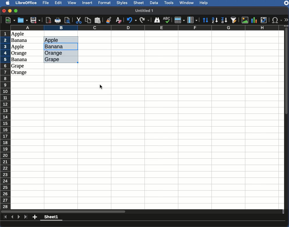 Image resolution: width=289 pixels, height=227 pixels. What do you see at coordinates (19, 218) in the screenshot?
I see `Next sheet` at bounding box center [19, 218].